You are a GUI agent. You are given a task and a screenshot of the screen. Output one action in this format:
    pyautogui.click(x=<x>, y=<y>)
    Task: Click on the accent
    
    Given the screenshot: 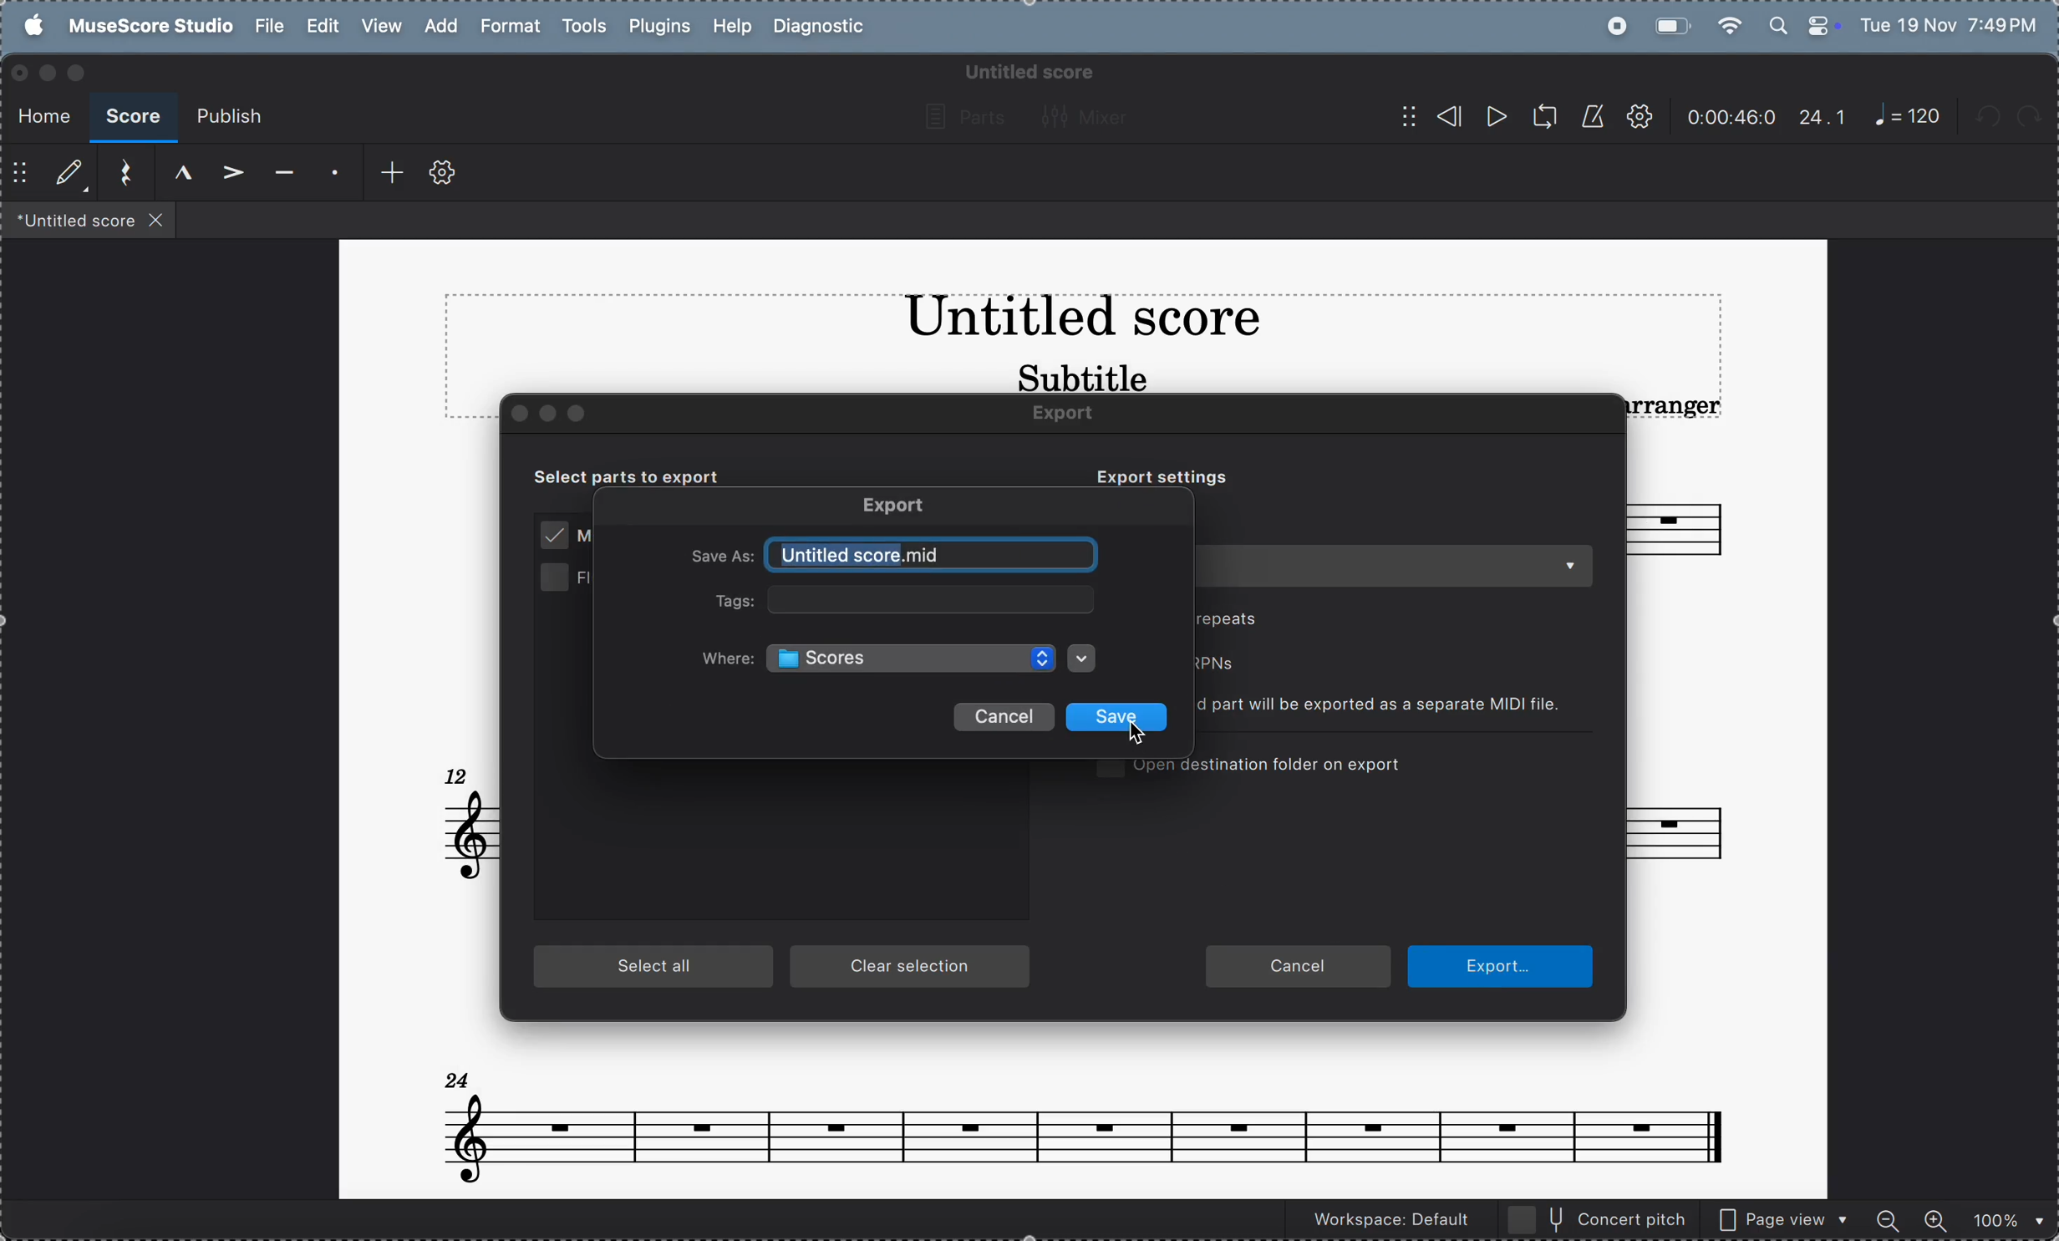 What is the action you would take?
    pyautogui.click(x=227, y=174)
    